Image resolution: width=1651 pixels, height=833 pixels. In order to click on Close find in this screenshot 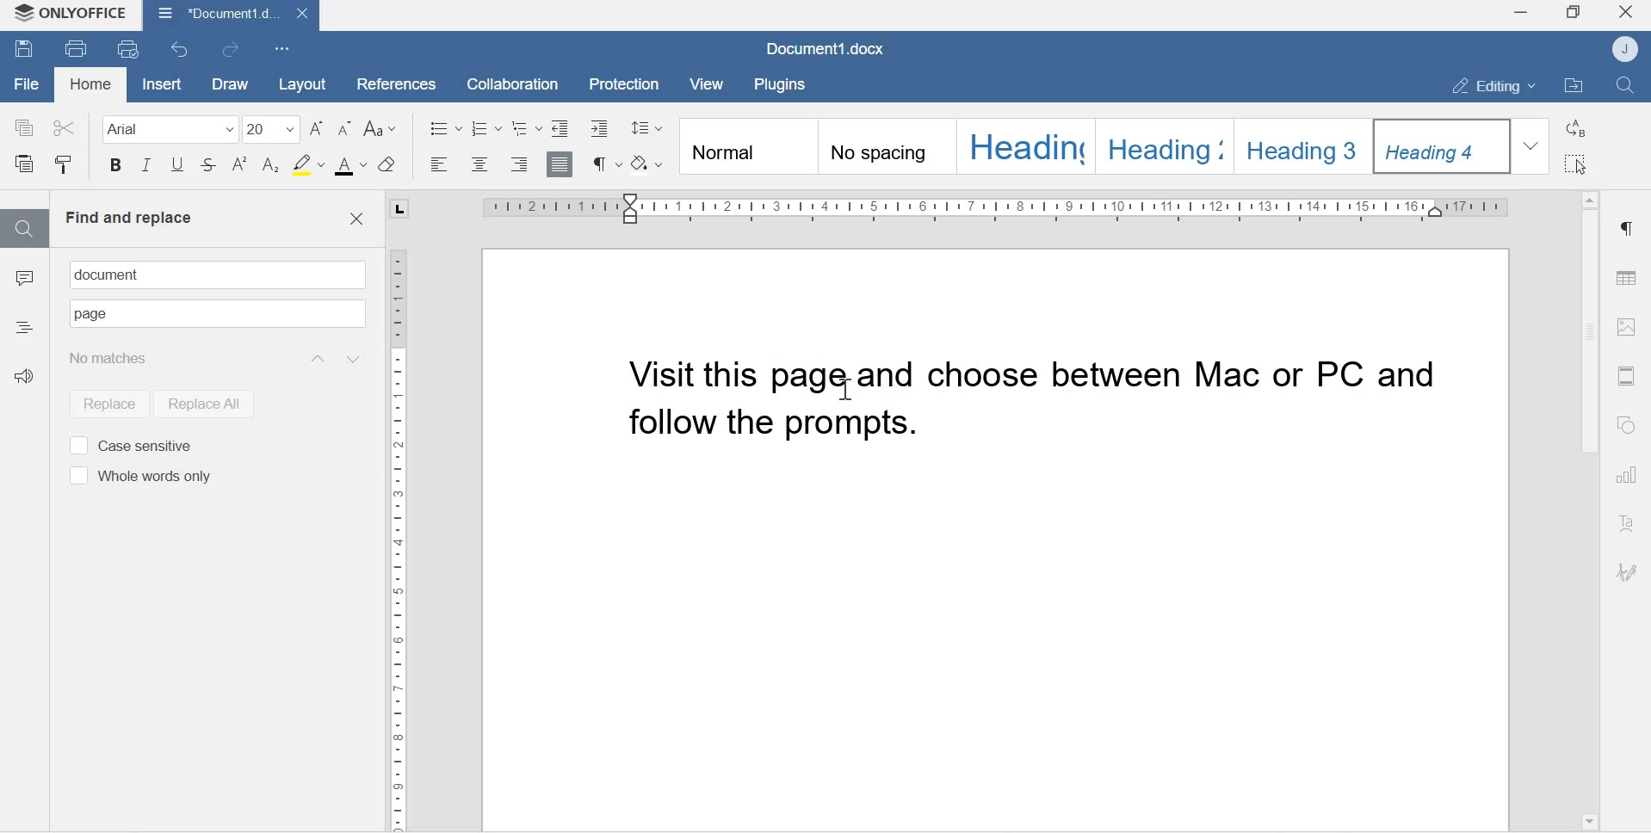, I will do `click(356, 219)`.